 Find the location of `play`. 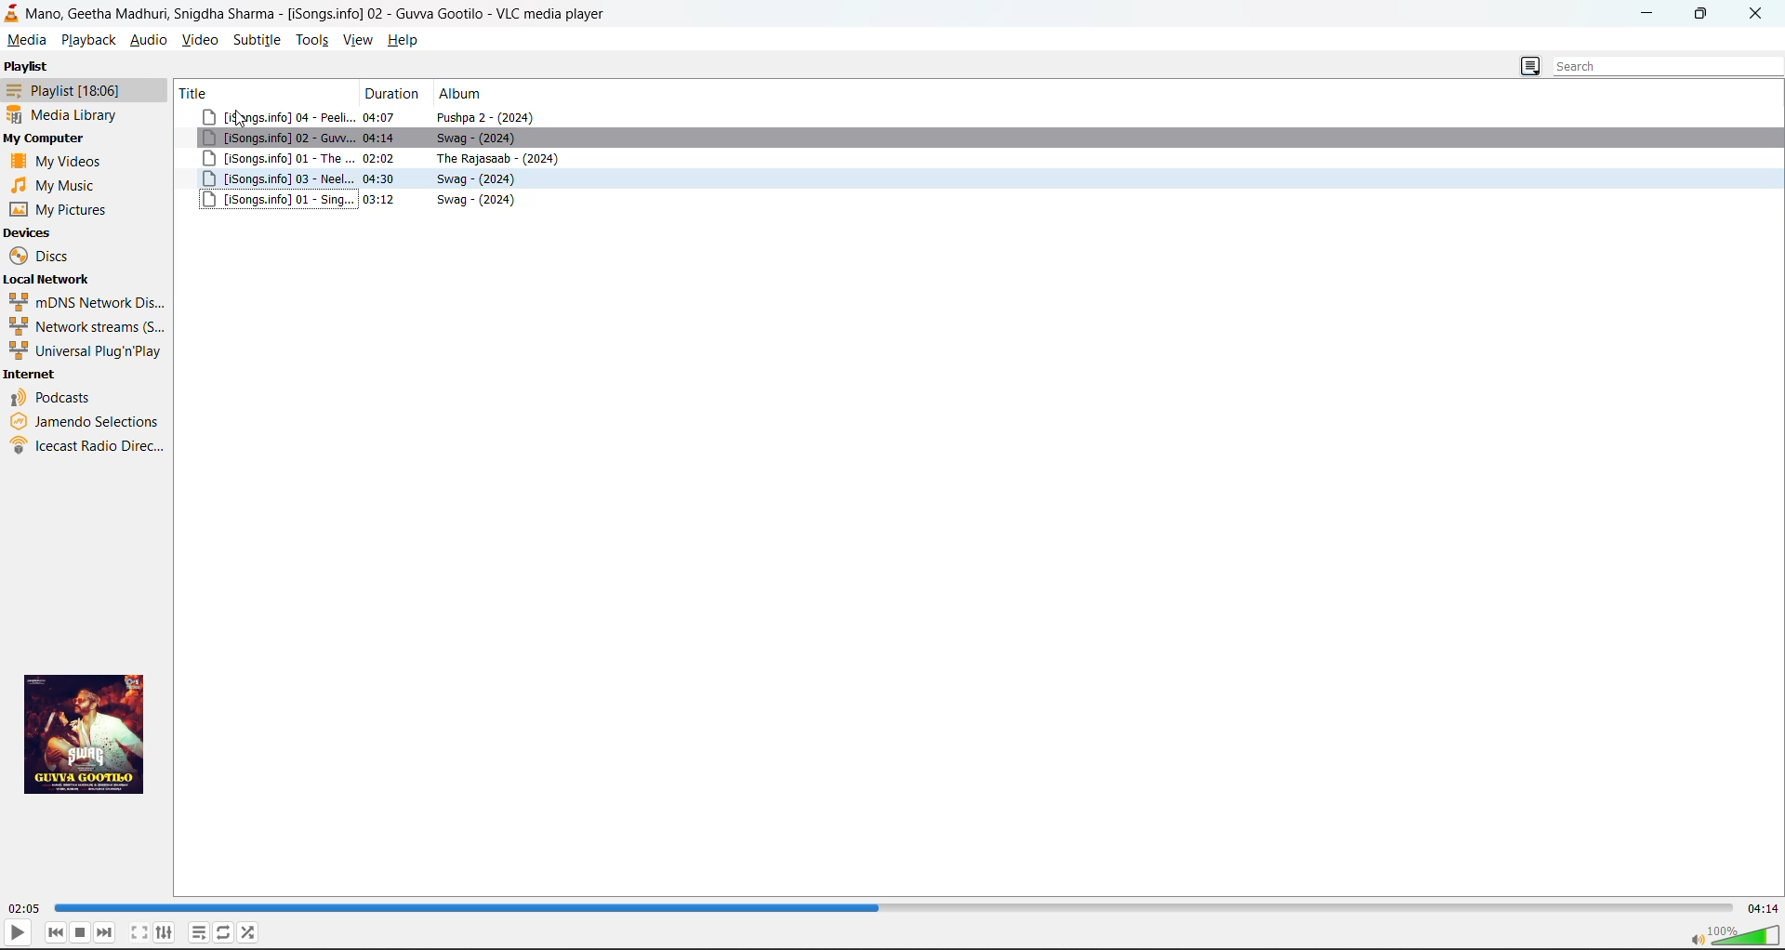

play is located at coordinates (18, 931).